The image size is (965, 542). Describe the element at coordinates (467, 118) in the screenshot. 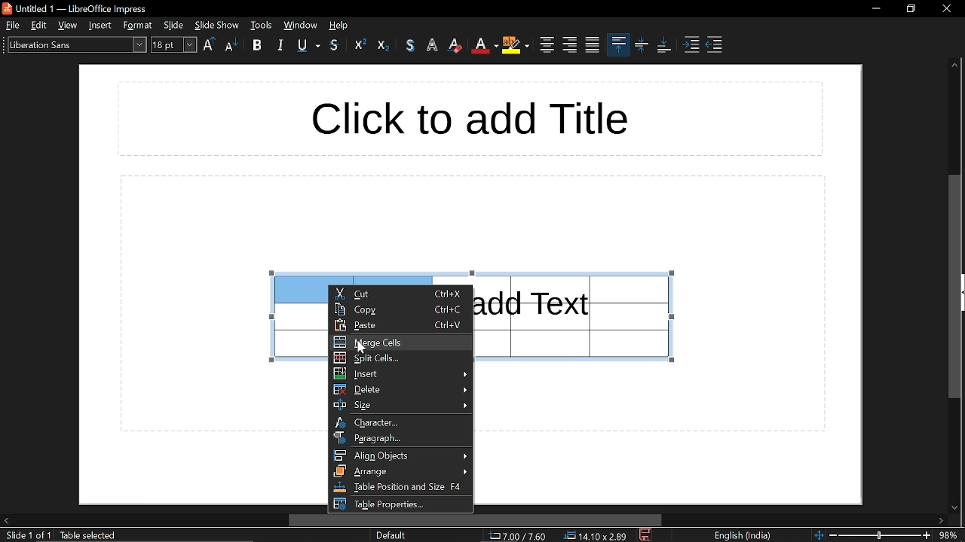

I see `title space` at that location.